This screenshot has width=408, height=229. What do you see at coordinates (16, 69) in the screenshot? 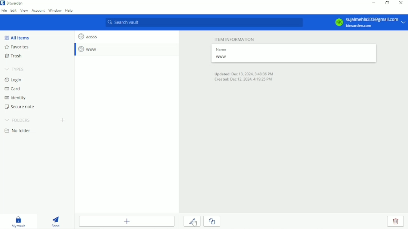
I see `Types` at bounding box center [16, 69].